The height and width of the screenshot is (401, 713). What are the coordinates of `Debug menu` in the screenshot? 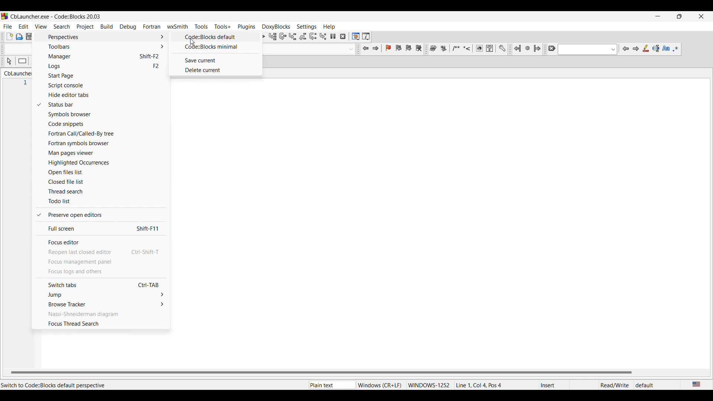 It's located at (128, 27).